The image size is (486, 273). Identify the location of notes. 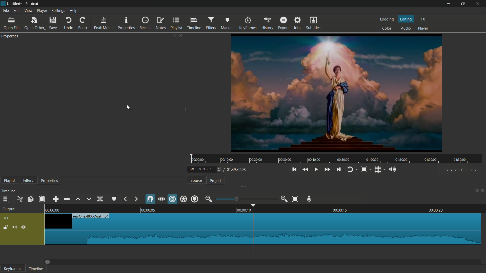
(160, 23).